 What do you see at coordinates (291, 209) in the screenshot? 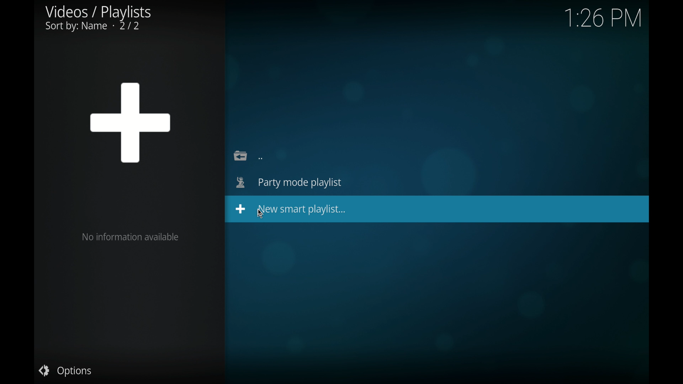
I see `new smart playlist` at bounding box center [291, 209].